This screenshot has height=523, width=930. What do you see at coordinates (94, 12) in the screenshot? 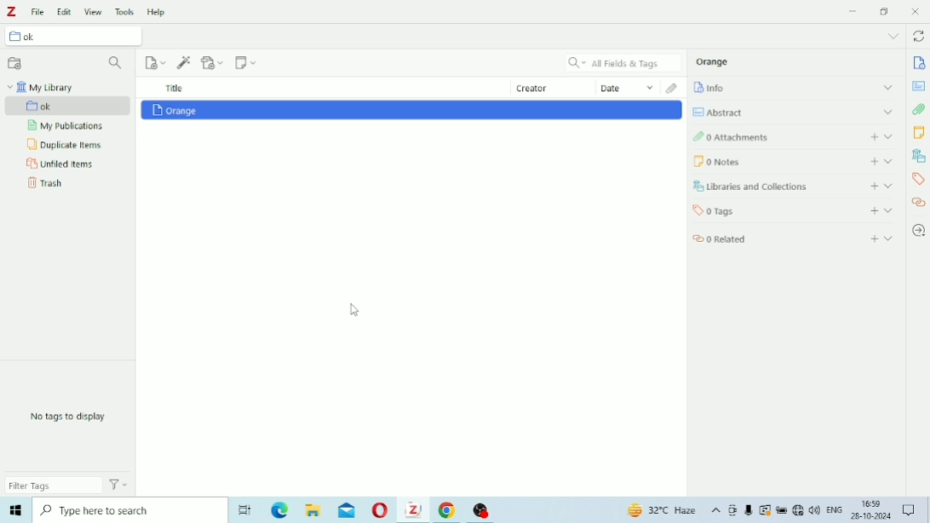
I see `View` at bounding box center [94, 12].